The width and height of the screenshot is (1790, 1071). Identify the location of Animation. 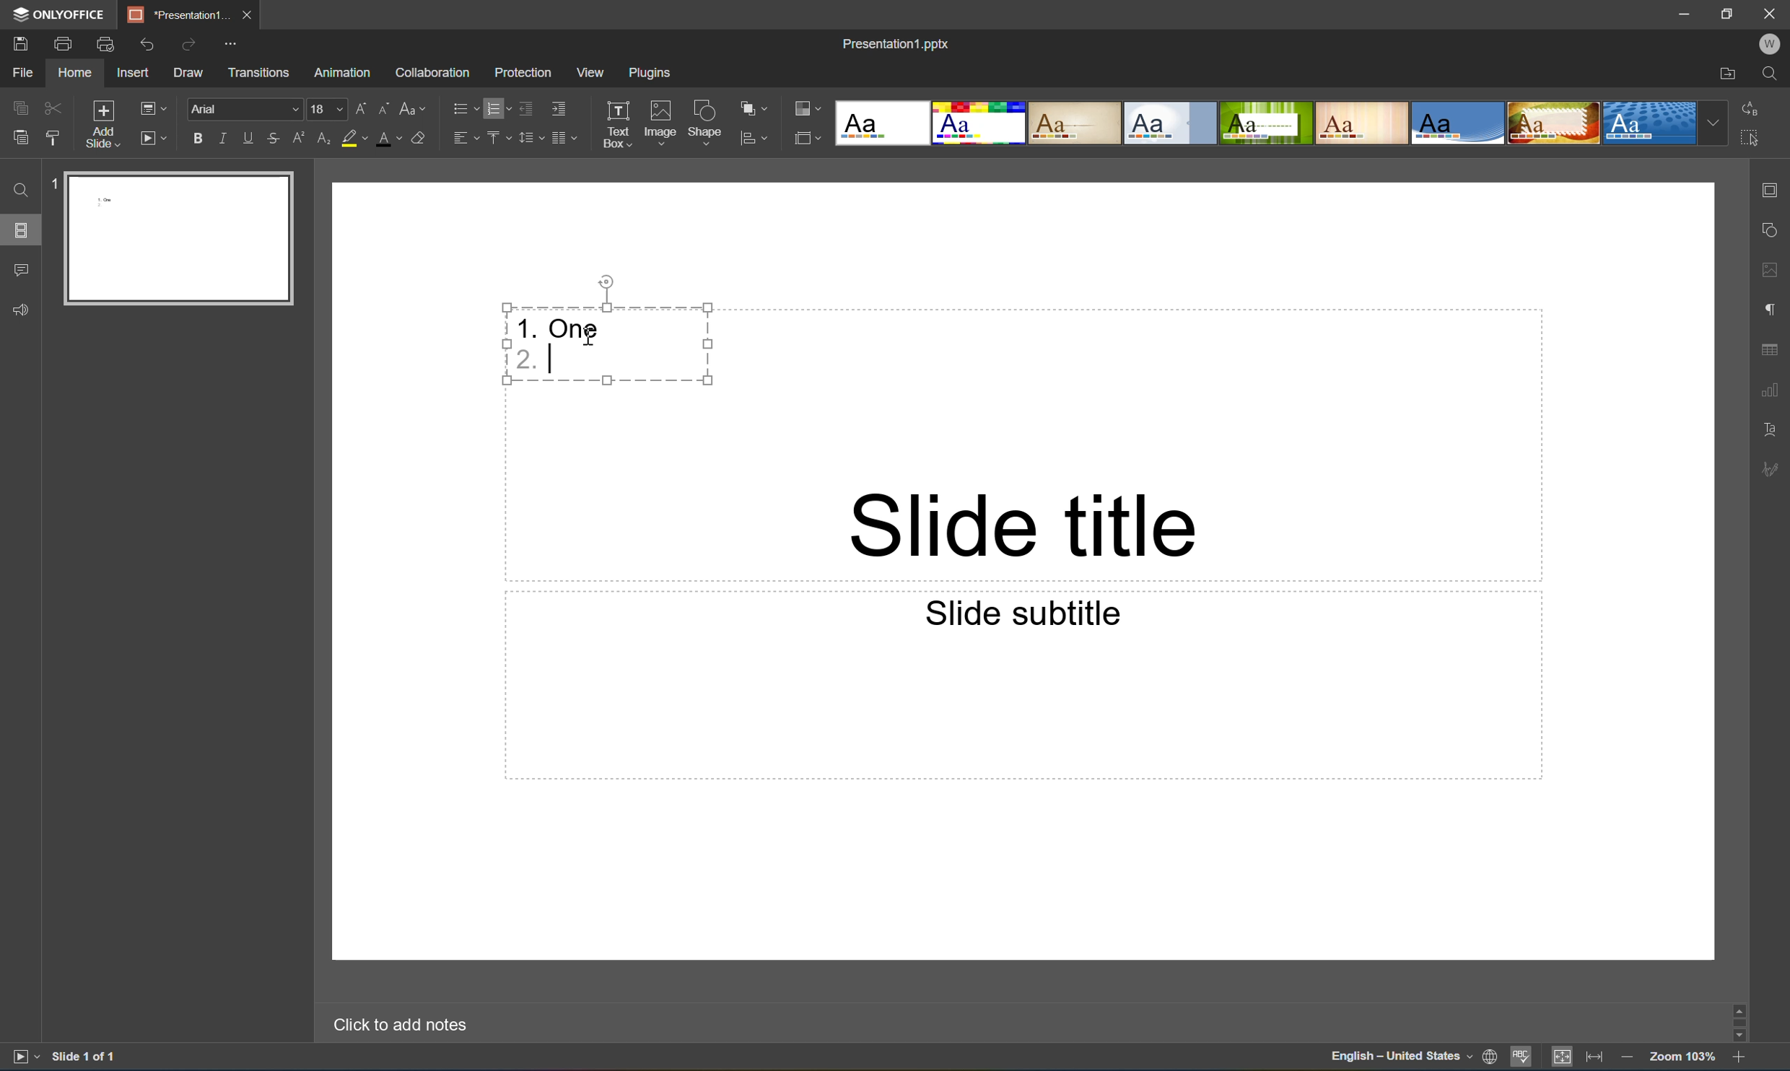
(341, 75).